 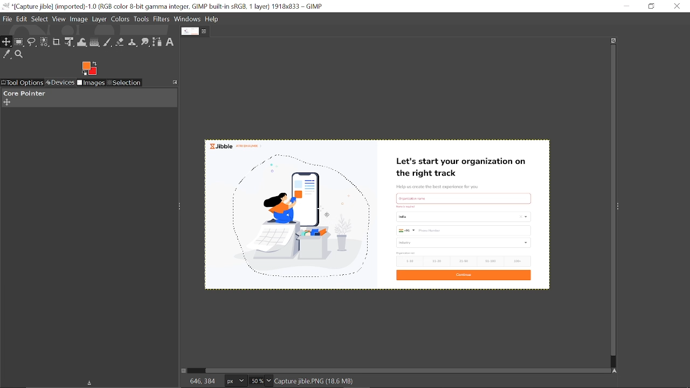 What do you see at coordinates (6, 42) in the screenshot?
I see `Move tool` at bounding box center [6, 42].